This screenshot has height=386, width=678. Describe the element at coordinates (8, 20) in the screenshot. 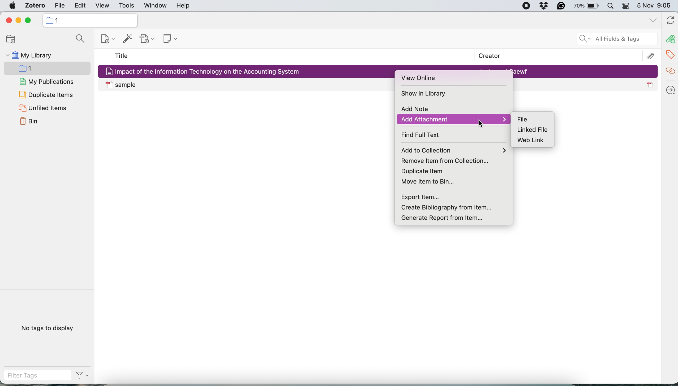

I see `close` at that location.